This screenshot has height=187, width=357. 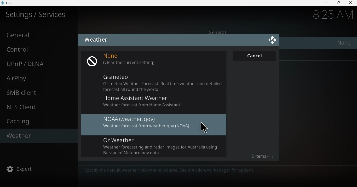 I want to click on Weather, so click(x=37, y=135).